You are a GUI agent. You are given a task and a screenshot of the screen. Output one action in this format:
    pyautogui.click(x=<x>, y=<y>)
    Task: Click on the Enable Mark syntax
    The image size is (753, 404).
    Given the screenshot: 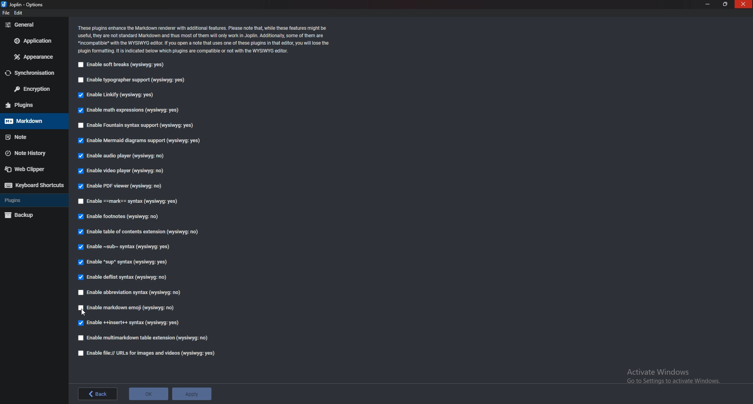 What is the action you would take?
    pyautogui.click(x=139, y=201)
    